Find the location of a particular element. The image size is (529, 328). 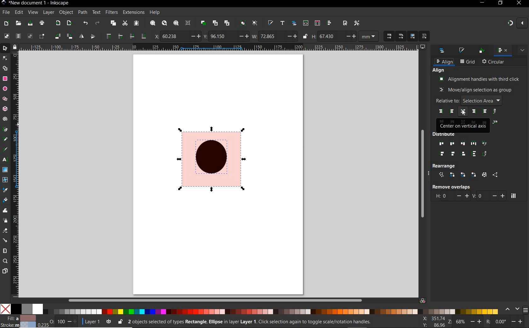

toggle selection box is located at coordinates (42, 36).